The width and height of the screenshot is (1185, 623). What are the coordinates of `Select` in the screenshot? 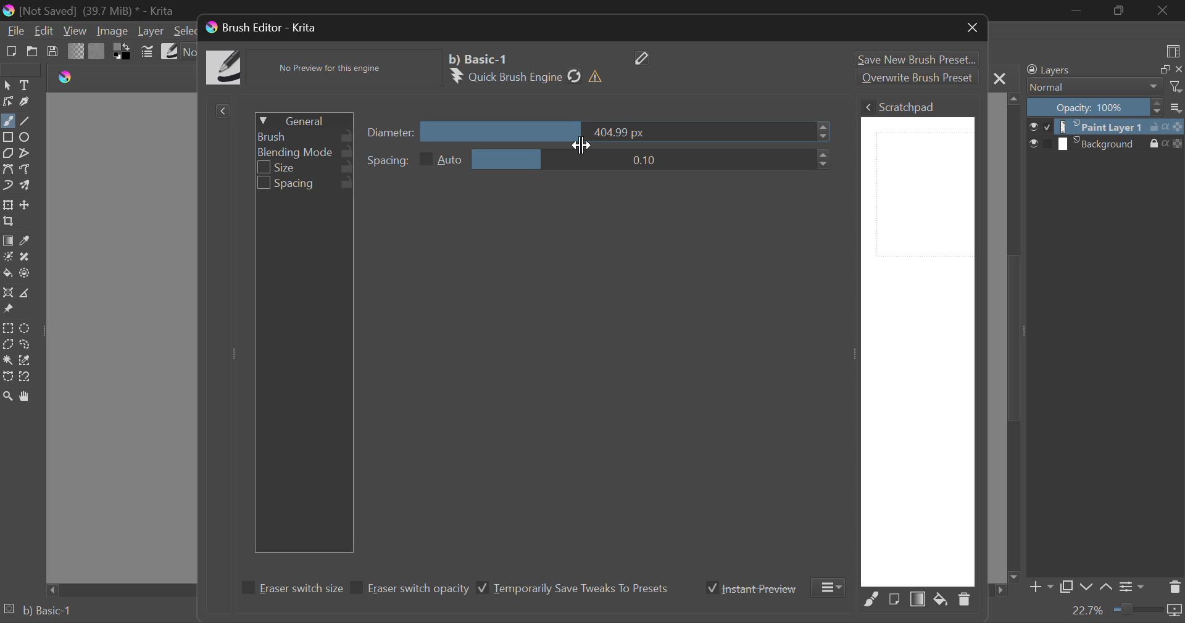 It's located at (182, 31).